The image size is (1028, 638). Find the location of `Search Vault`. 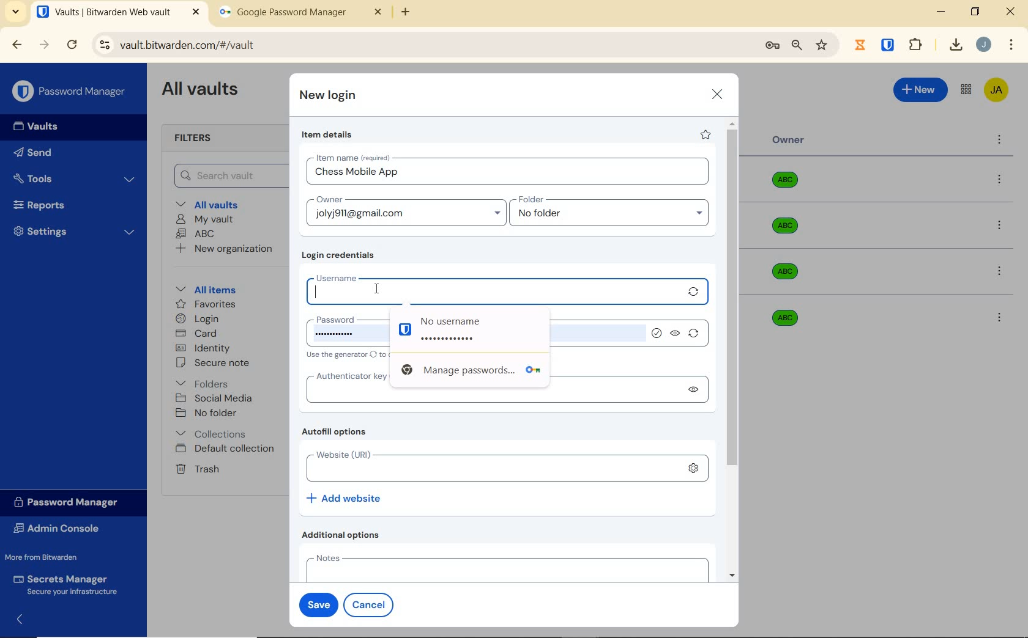

Search Vault is located at coordinates (227, 175).